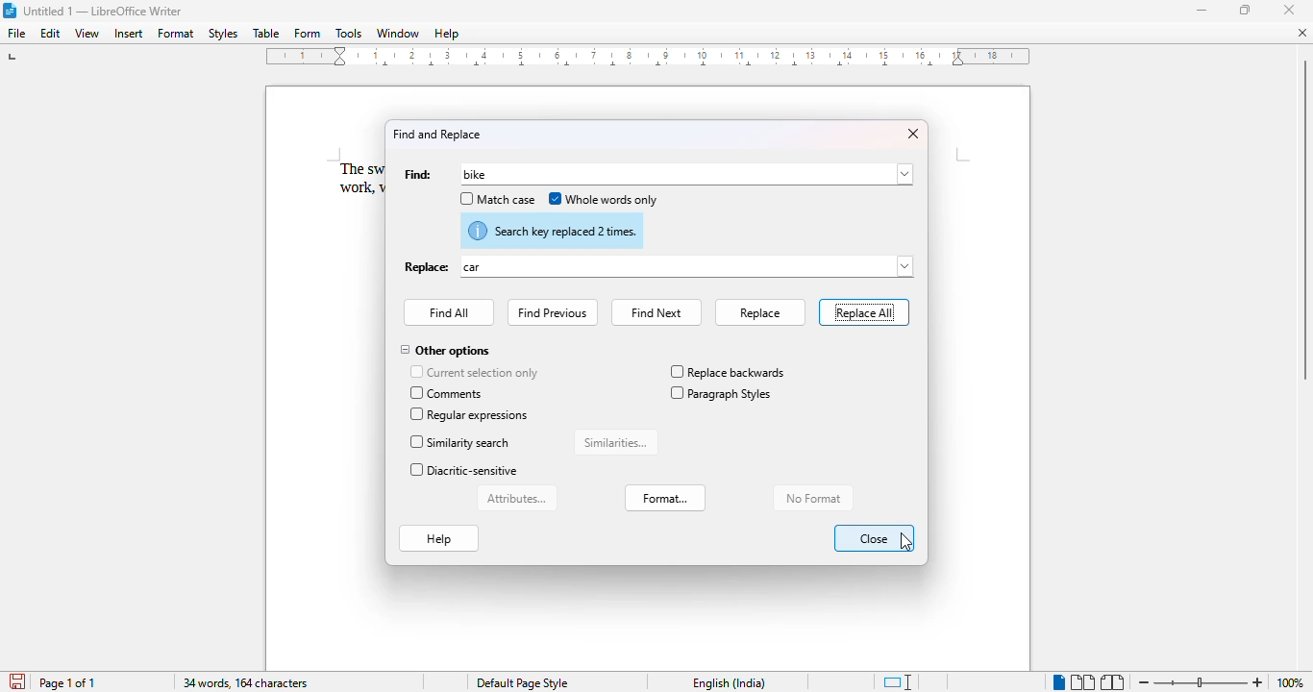 The width and height of the screenshot is (1313, 692). What do you see at coordinates (9, 10) in the screenshot?
I see `LibreOffice logo` at bounding box center [9, 10].